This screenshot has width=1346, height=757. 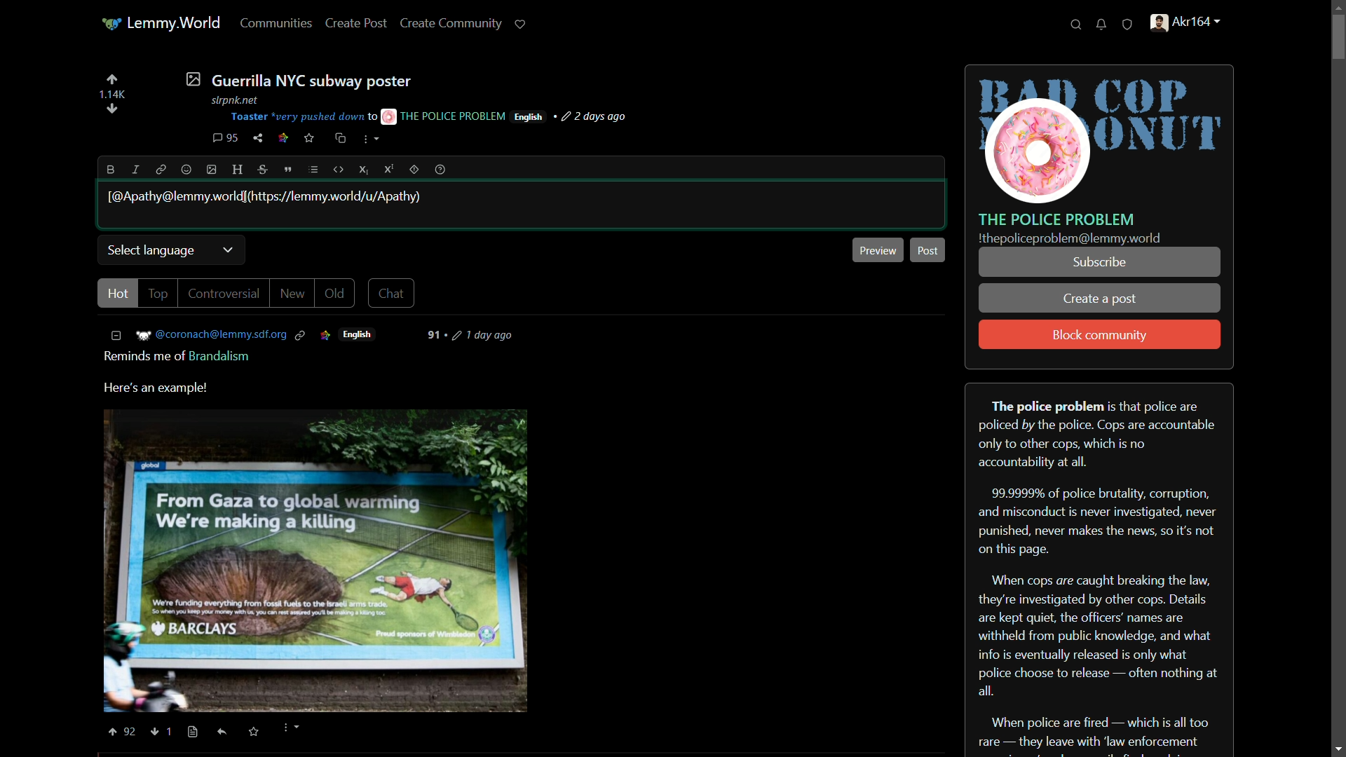 What do you see at coordinates (394, 292) in the screenshot?
I see `chat` at bounding box center [394, 292].